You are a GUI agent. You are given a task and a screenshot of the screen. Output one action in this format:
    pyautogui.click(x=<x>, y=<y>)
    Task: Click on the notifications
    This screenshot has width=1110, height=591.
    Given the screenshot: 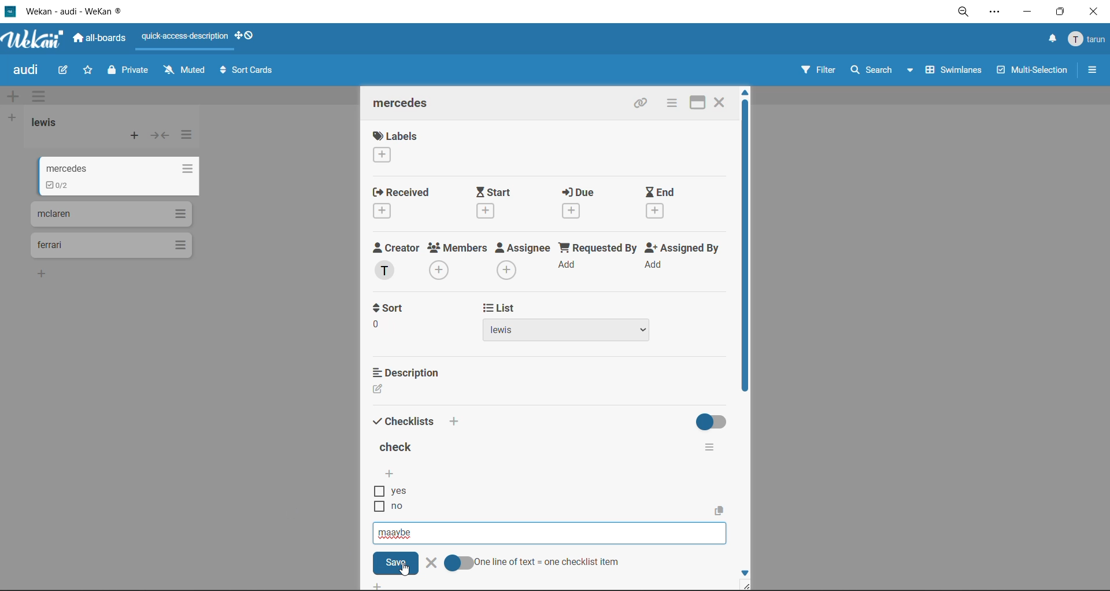 What is the action you would take?
    pyautogui.click(x=1050, y=40)
    